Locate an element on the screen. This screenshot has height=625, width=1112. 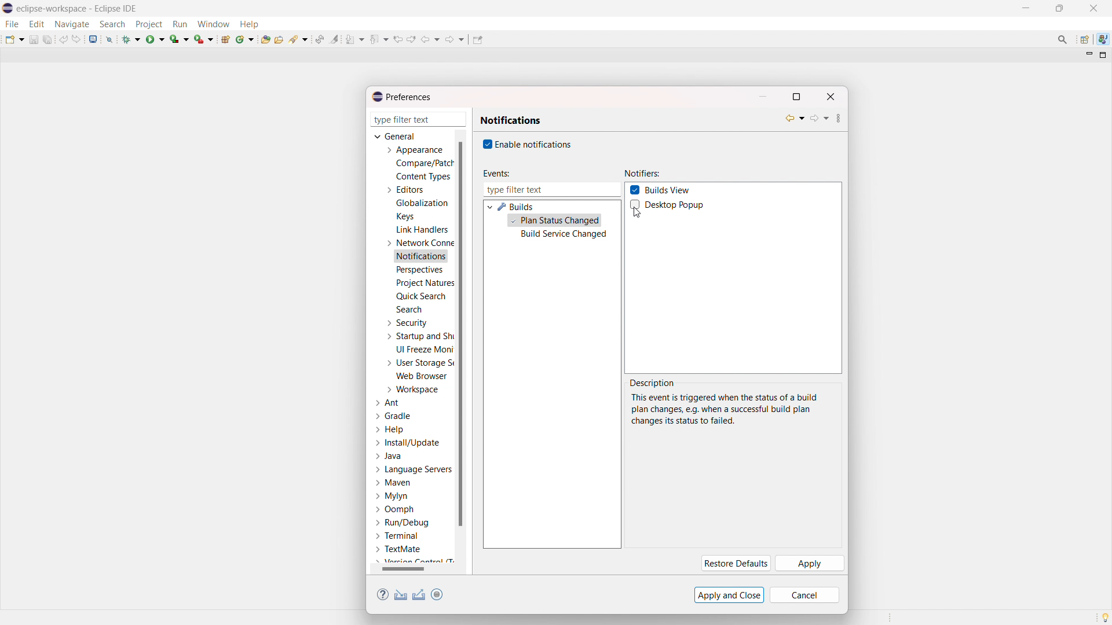
expand builds is located at coordinates (489, 206).